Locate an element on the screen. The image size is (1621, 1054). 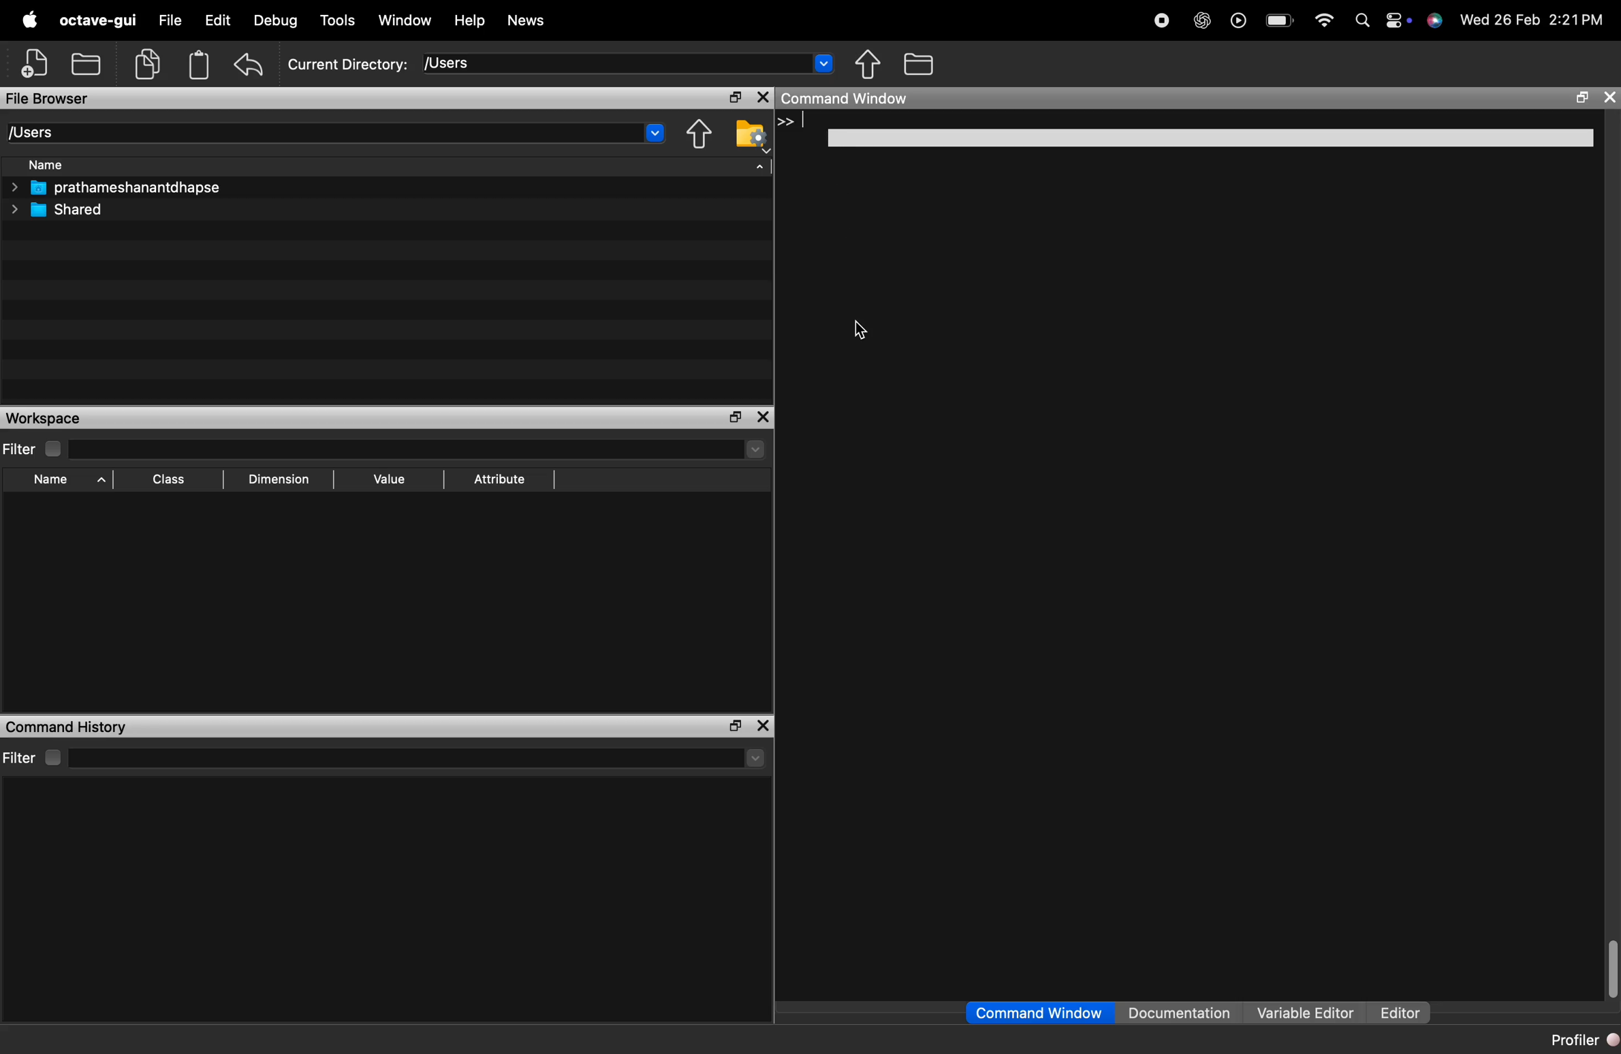
white field is located at coordinates (1208, 141).